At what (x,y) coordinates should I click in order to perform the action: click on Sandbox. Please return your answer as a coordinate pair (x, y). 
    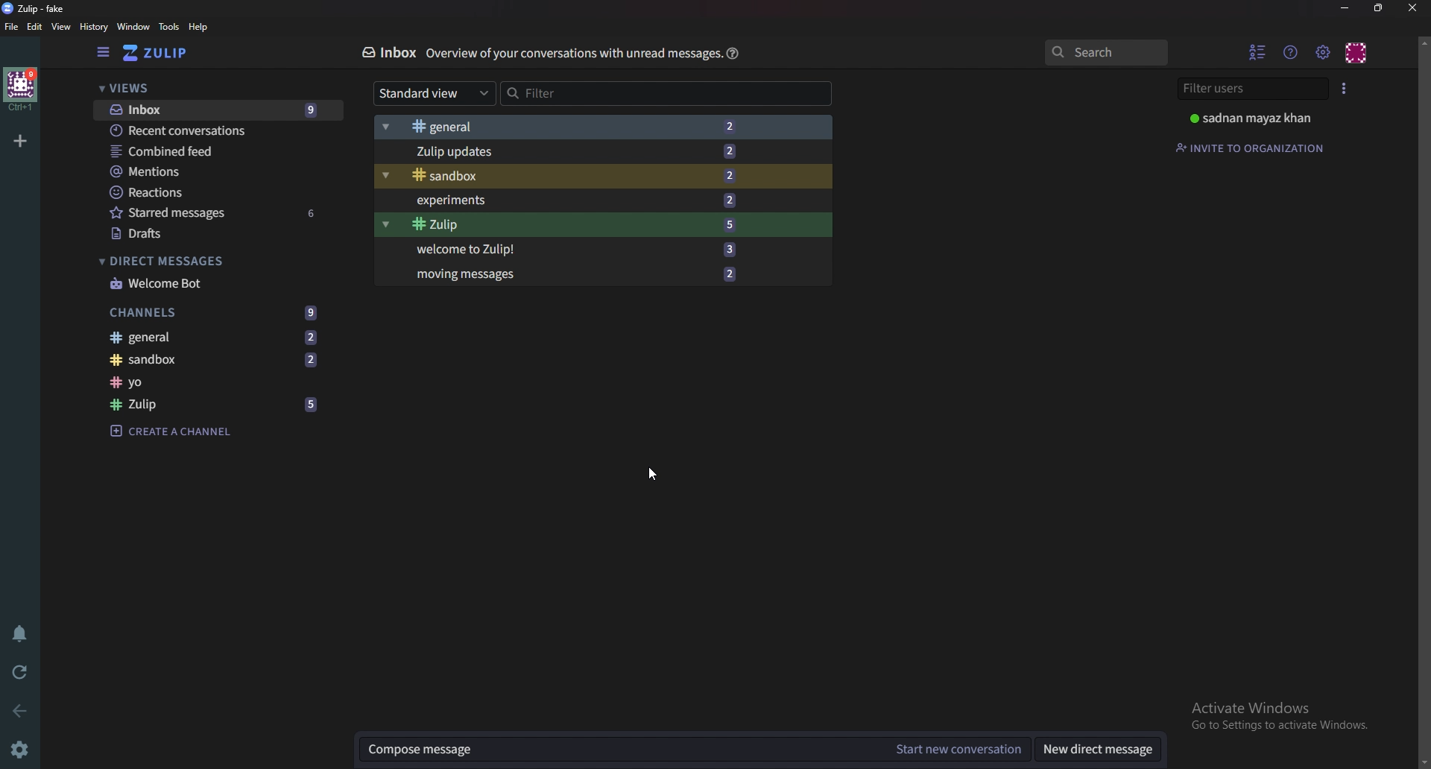
    Looking at the image, I should click on (596, 175).